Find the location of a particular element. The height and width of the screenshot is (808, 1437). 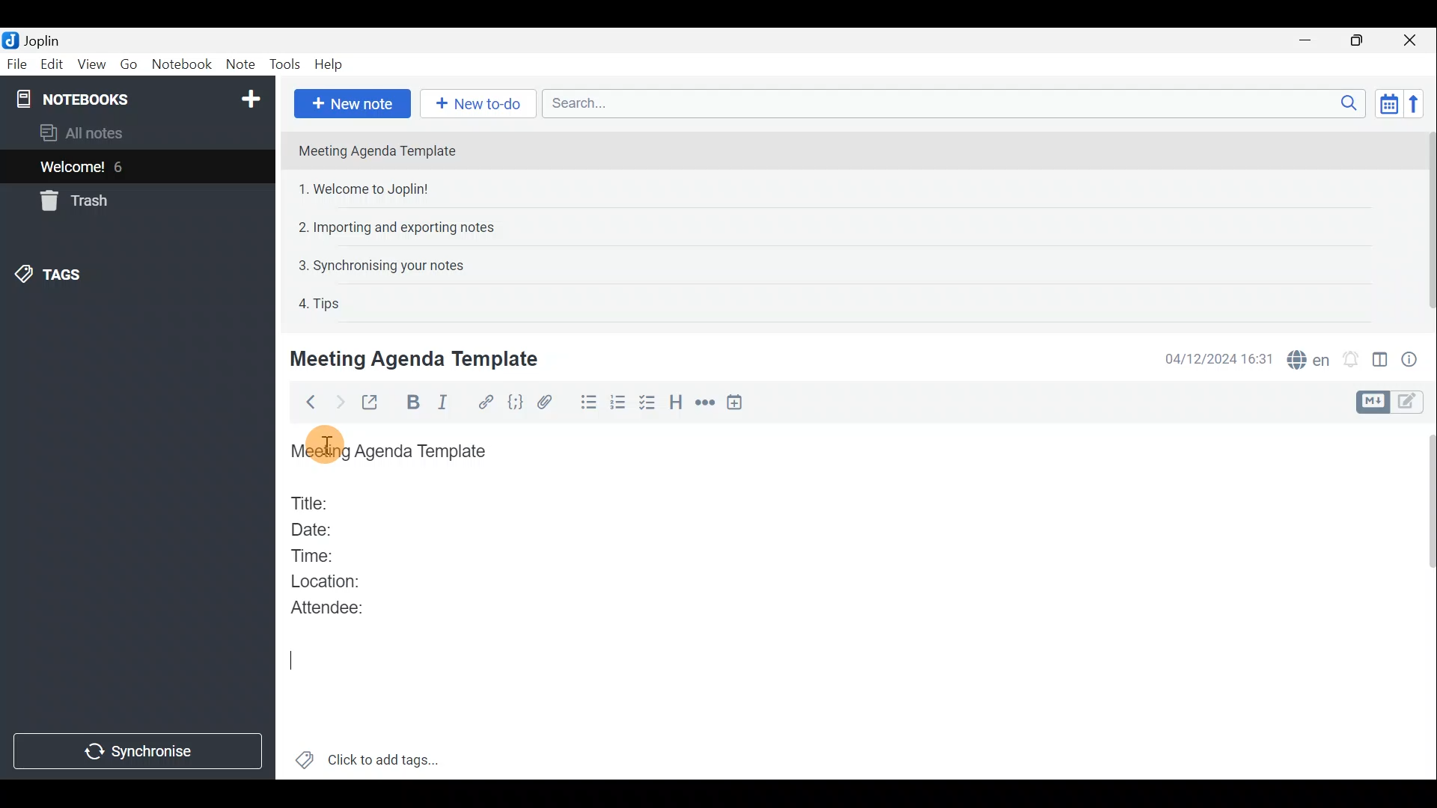

Note properties is located at coordinates (1415, 358).